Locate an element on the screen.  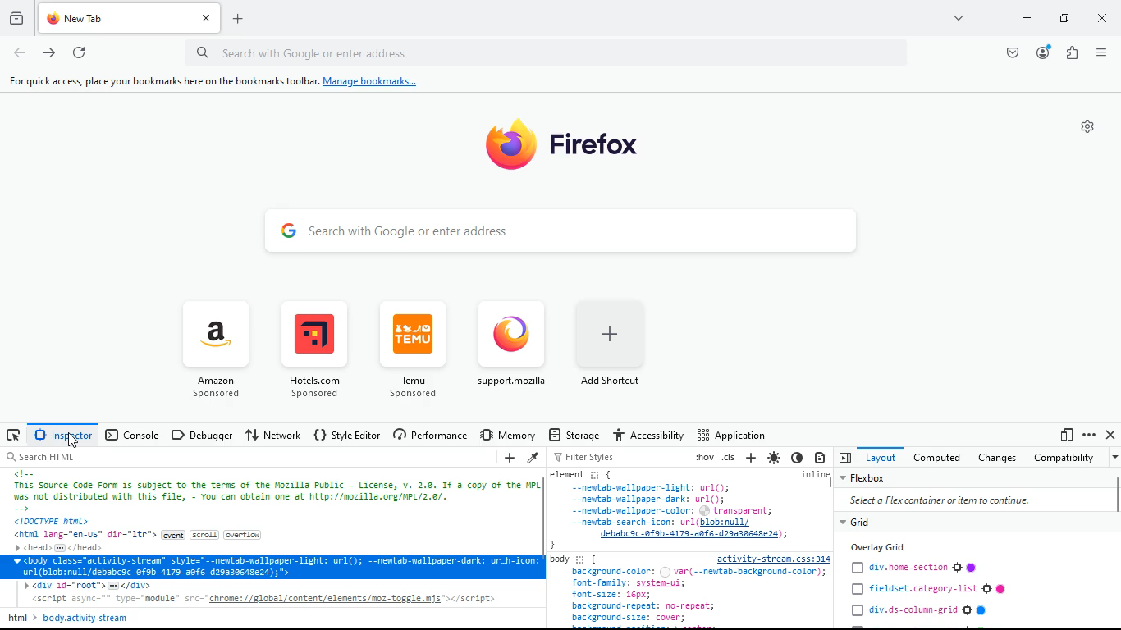
drop is located at coordinates (534, 458).